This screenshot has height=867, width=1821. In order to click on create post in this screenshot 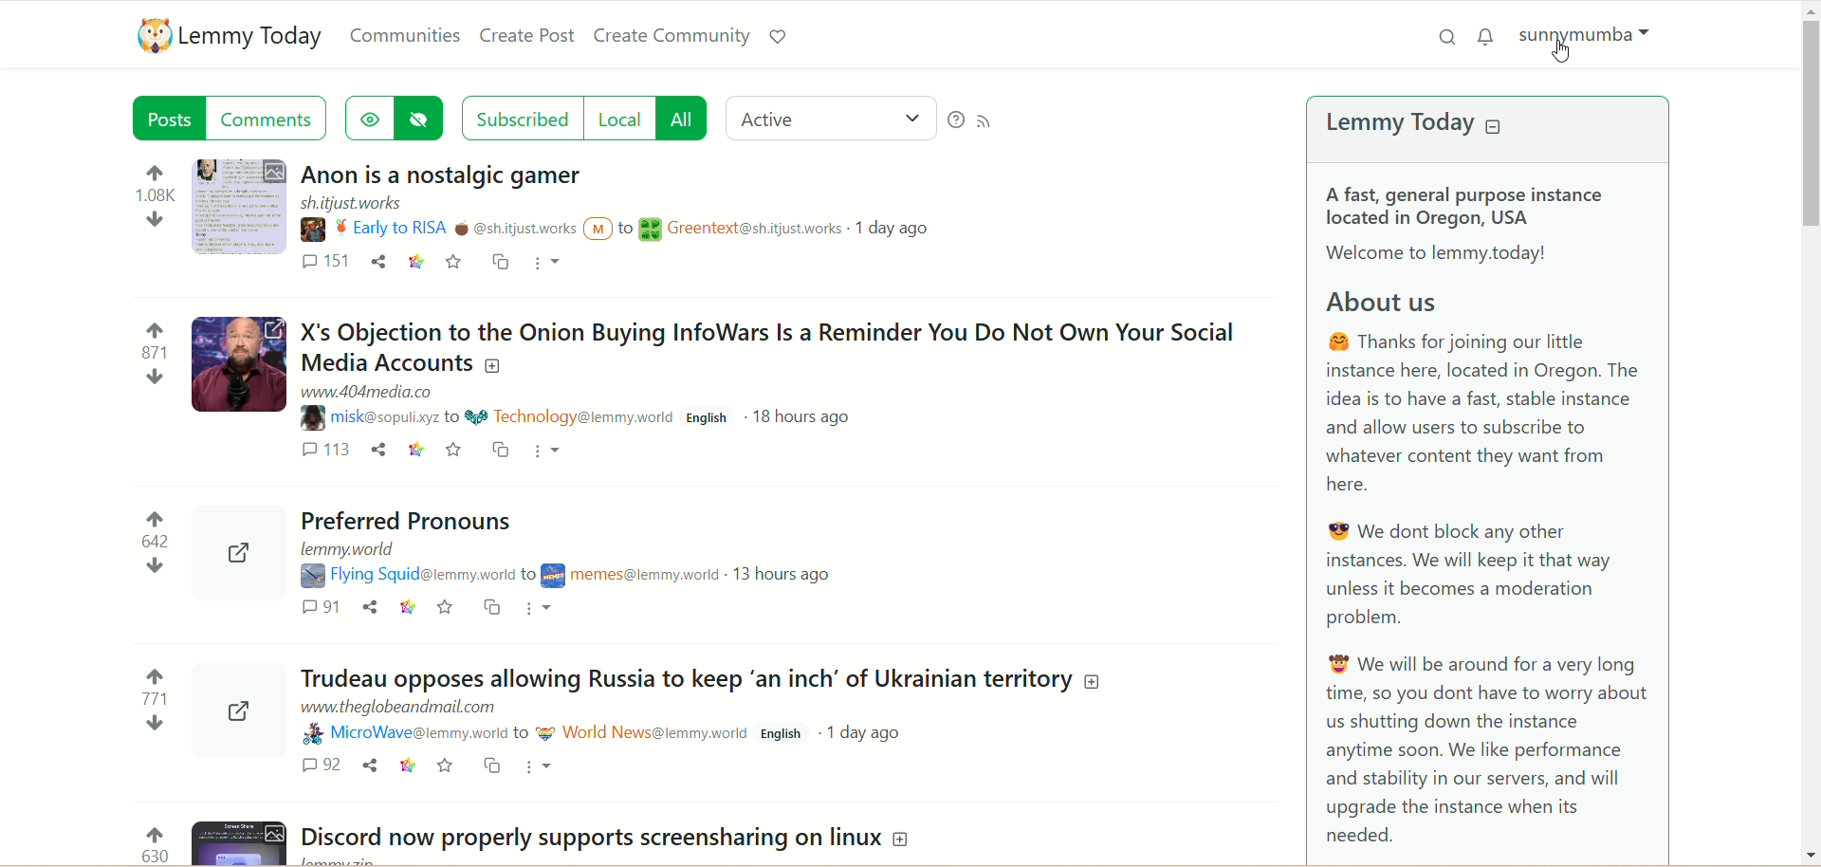, I will do `click(524, 36)`.